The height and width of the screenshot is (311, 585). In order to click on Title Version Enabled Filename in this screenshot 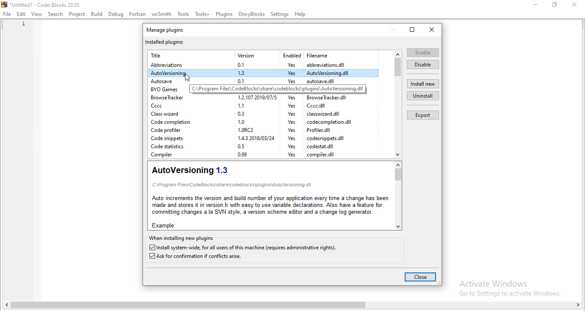, I will do `click(245, 55)`.